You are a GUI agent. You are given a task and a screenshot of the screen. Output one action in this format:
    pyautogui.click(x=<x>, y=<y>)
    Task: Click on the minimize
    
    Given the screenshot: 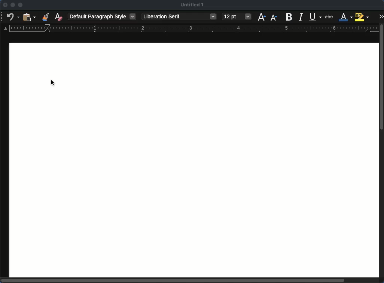 What is the action you would take?
    pyautogui.click(x=12, y=5)
    